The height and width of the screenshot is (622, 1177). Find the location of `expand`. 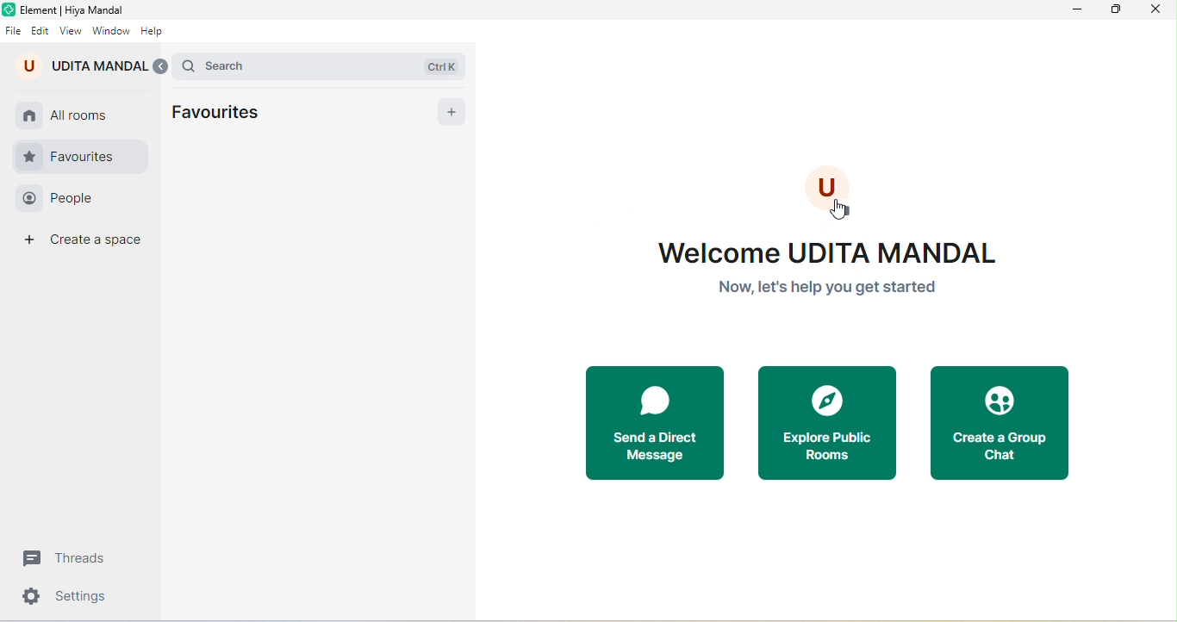

expand is located at coordinates (160, 66).